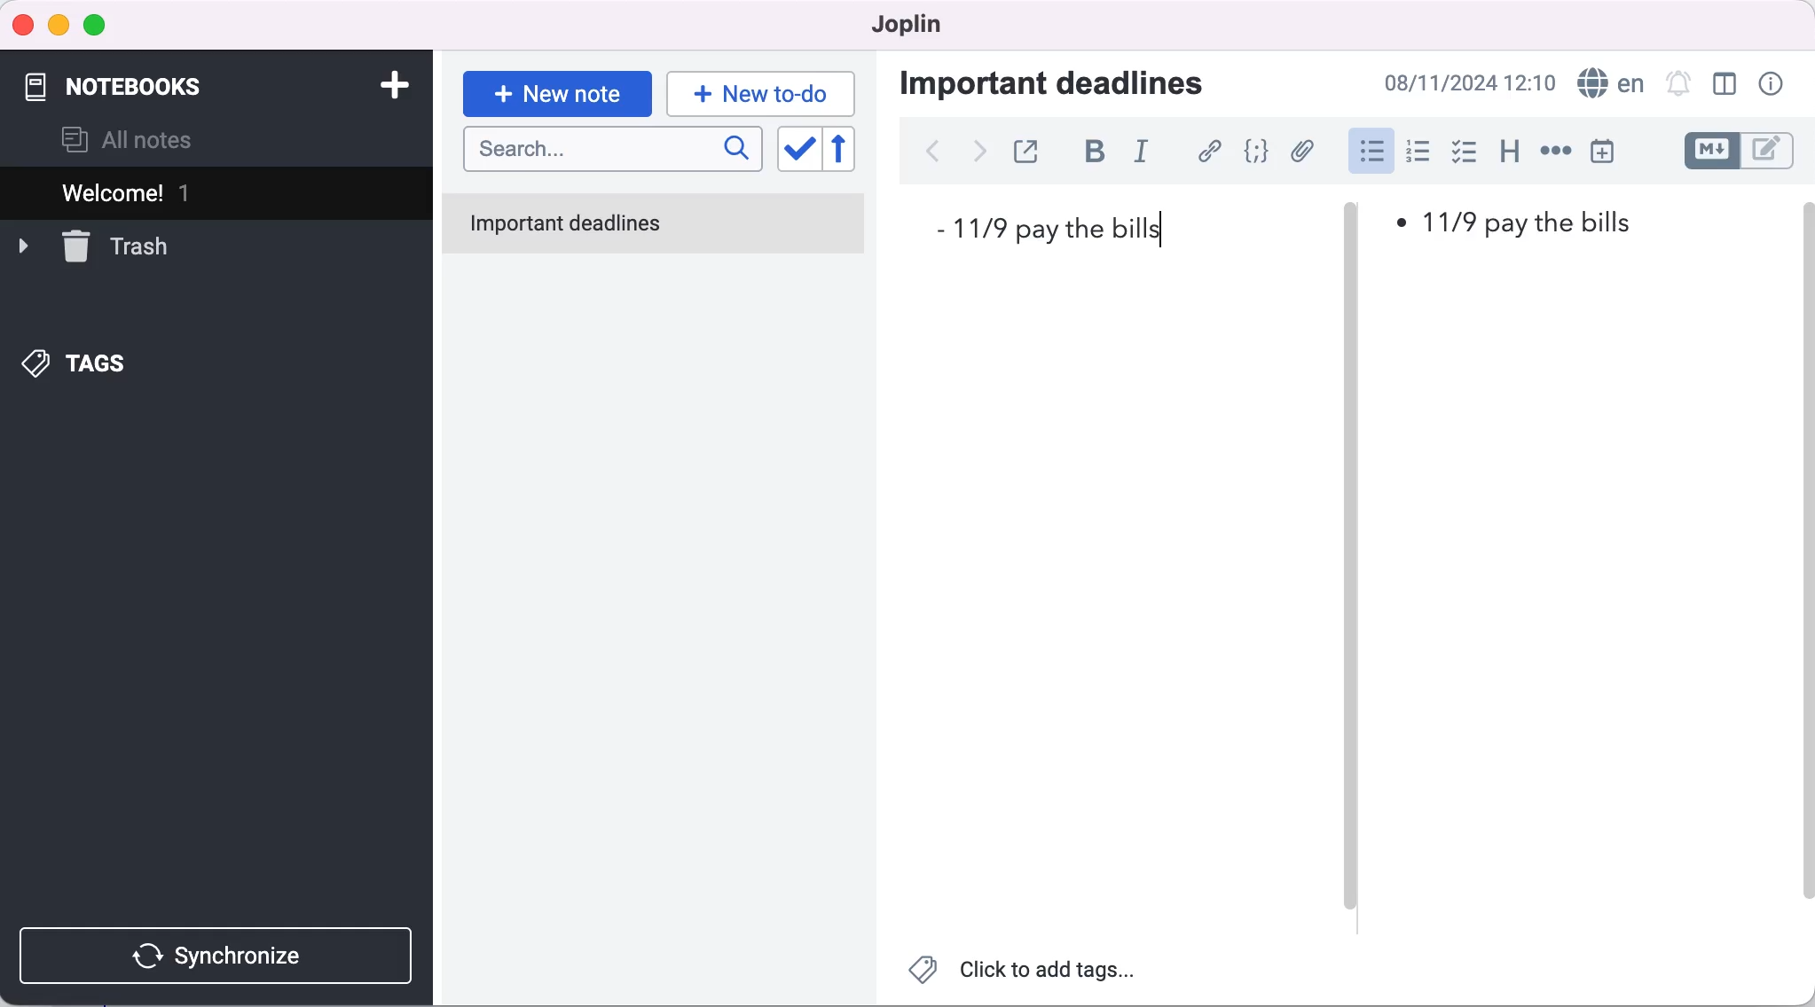 Image resolution: width=1815 pixels, height=1007 pixels. What do you see at coordinates (936, 154) in the screenshot?
I see `back` at bounding box center [936, 154].